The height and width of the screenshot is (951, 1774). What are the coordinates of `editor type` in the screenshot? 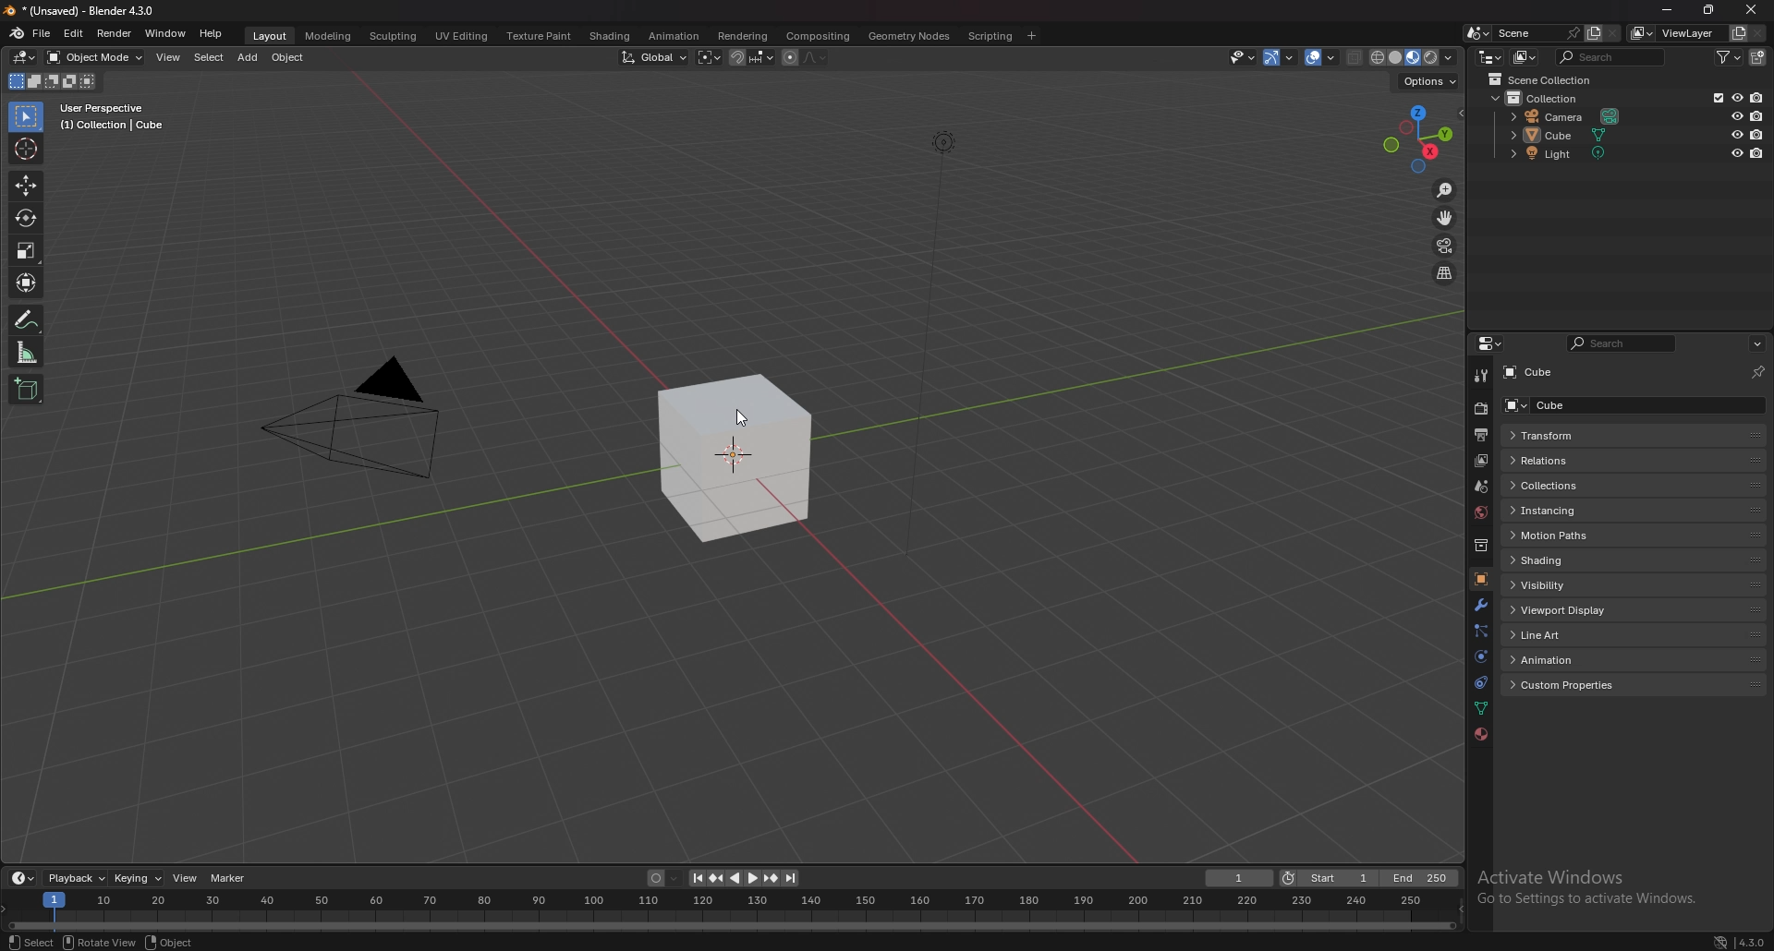 It's located at (1489, 55).